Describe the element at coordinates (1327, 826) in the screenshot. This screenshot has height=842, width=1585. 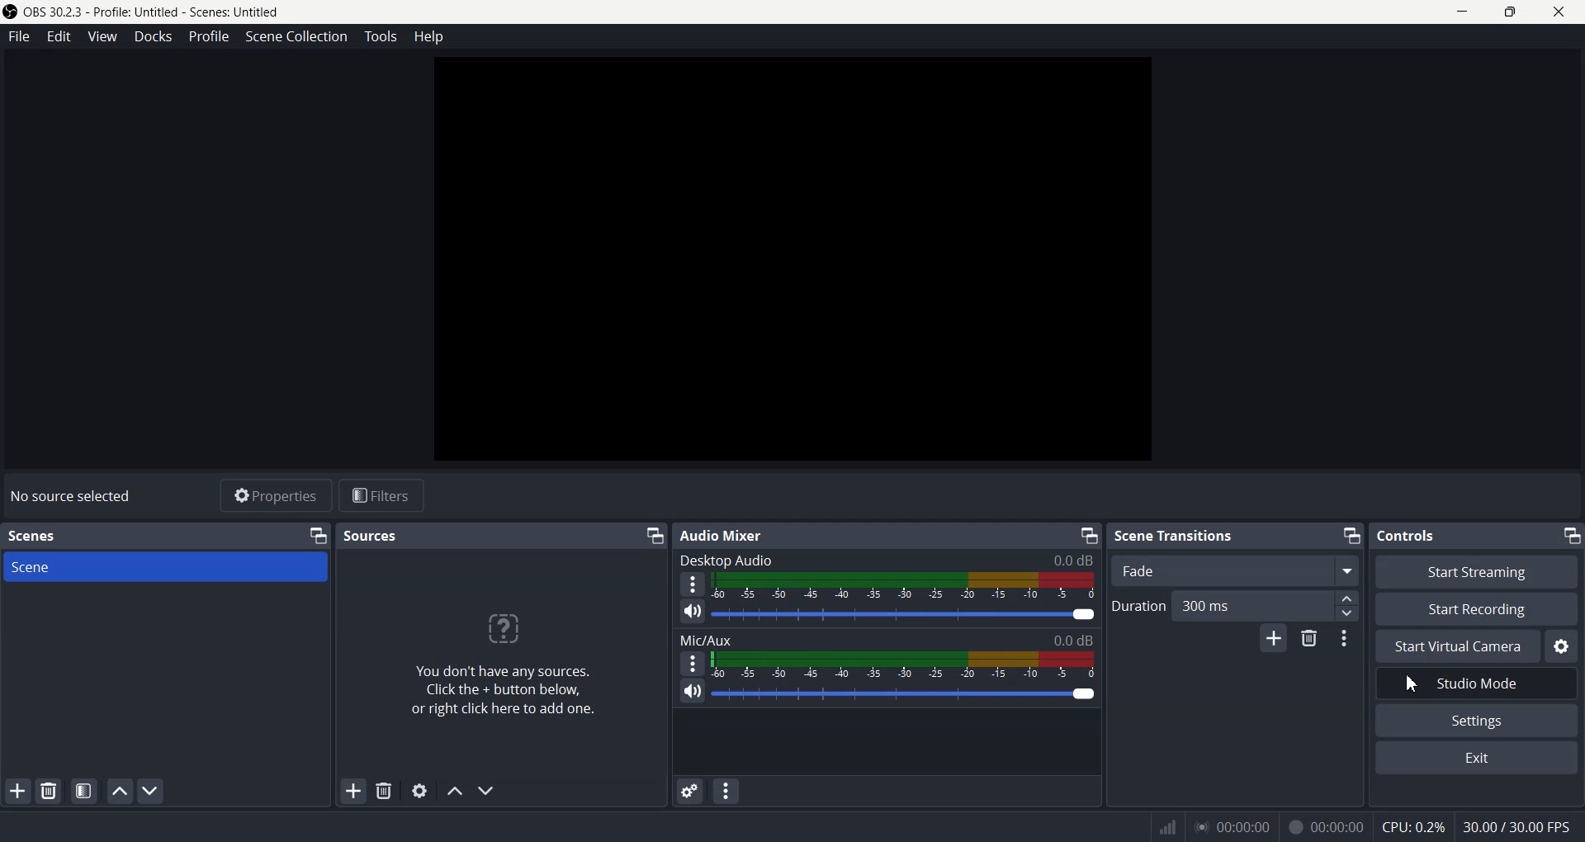
I see `00.00.00` at that location.